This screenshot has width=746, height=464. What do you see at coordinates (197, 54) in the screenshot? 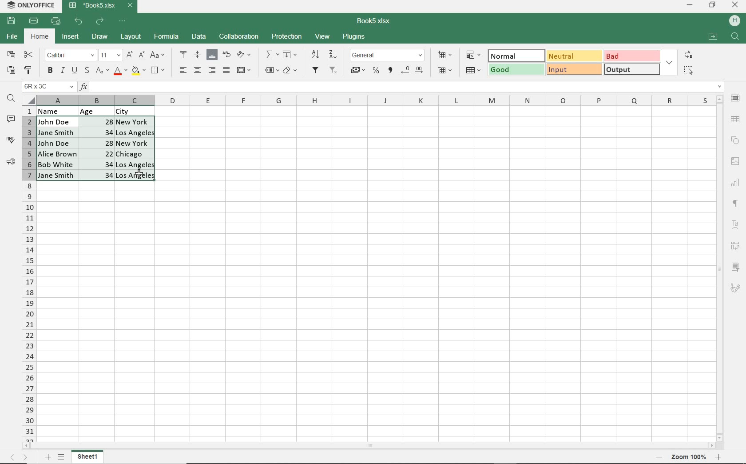
I see `ALIGN MIDDLE` at bounding box center [197, 54].